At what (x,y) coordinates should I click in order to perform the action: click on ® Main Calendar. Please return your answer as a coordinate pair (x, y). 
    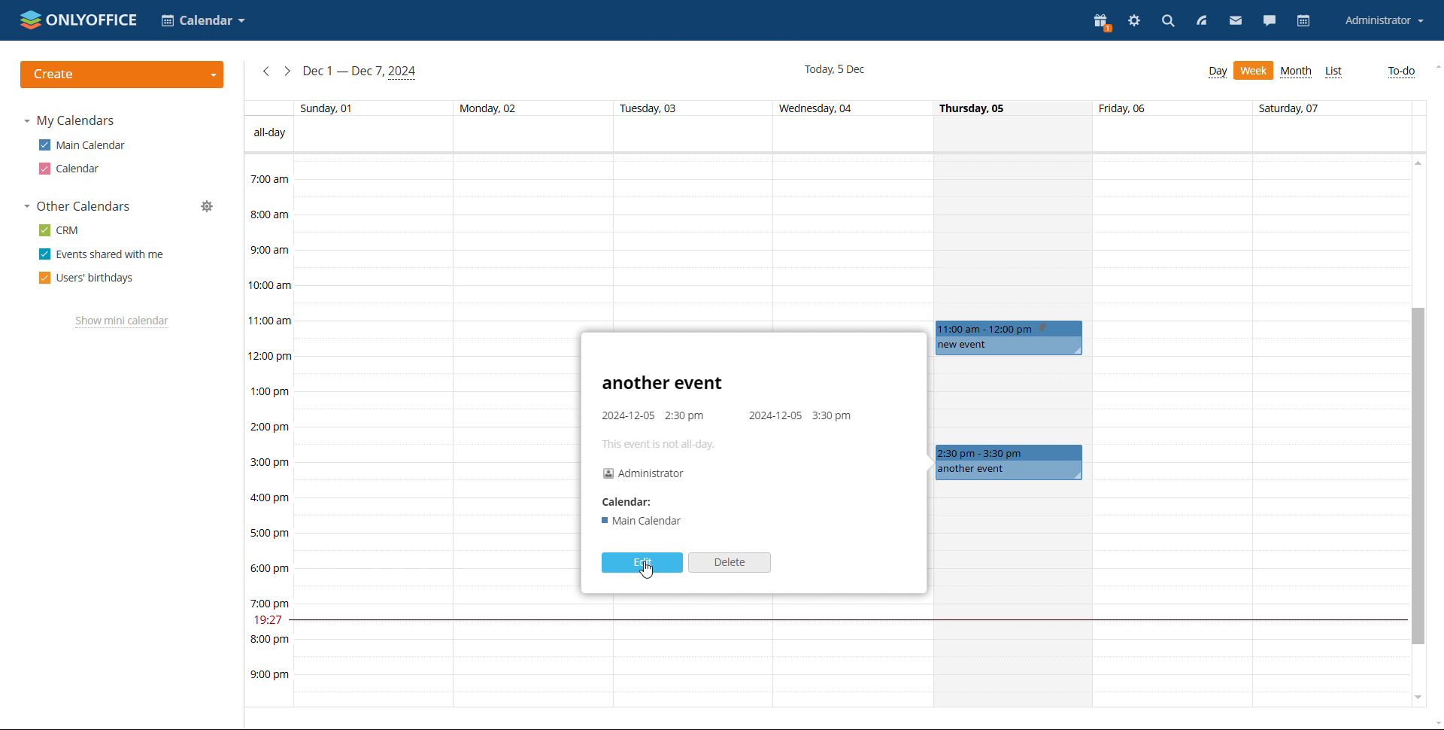
    Looking at the image, I should click on (645, 520).